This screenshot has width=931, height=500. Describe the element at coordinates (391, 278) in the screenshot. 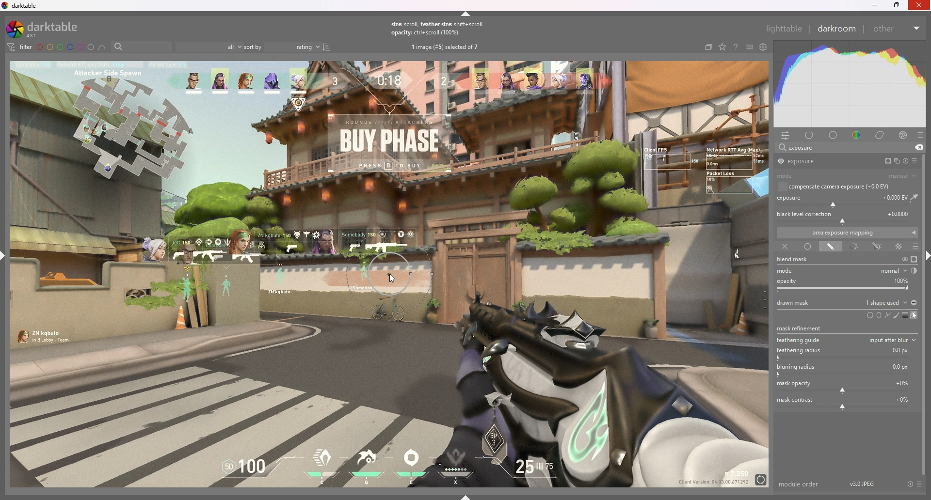

I see `cursor` at that location.